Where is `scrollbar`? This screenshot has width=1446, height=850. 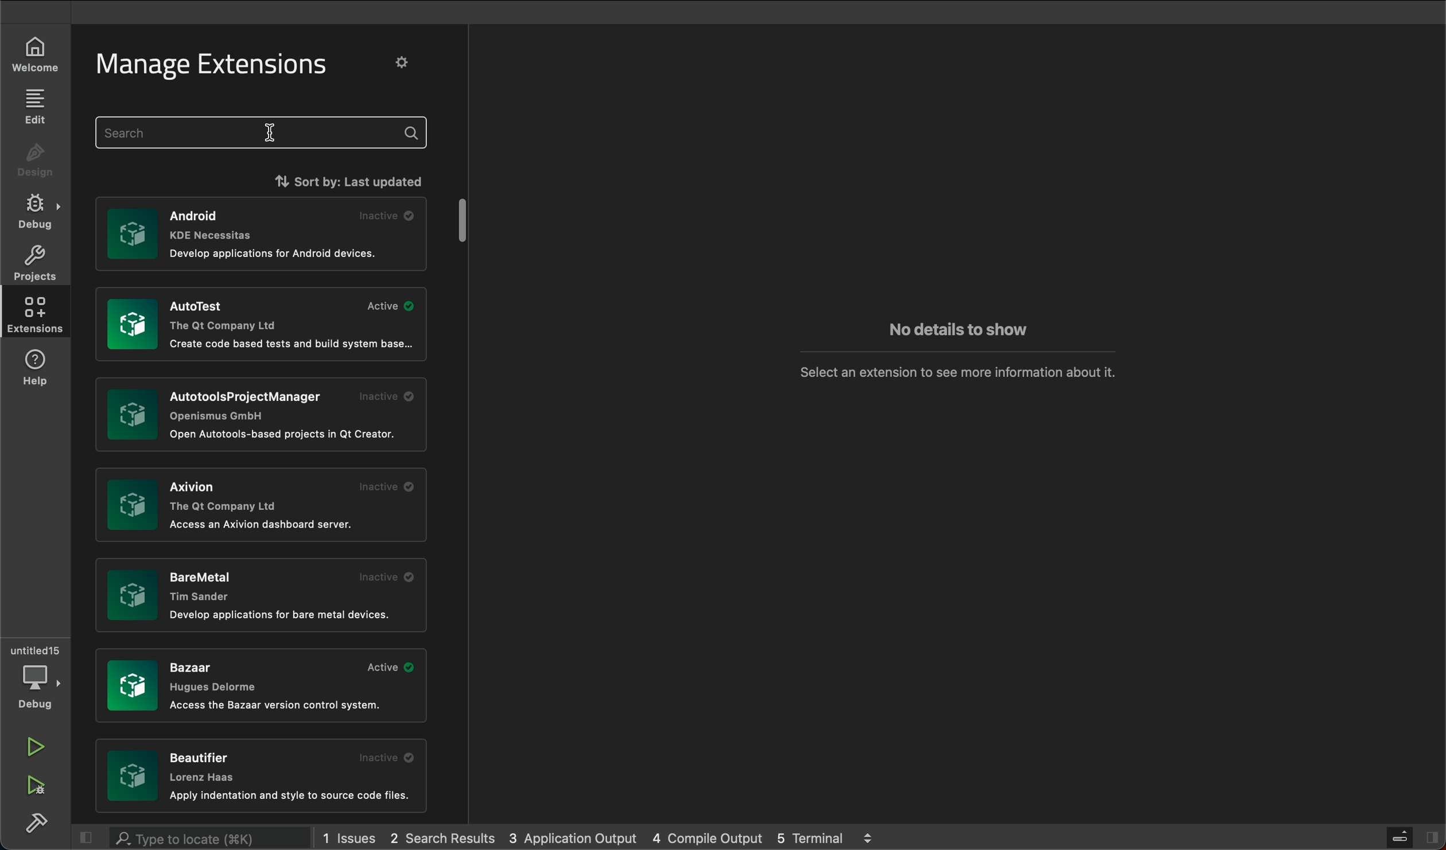 scrollbar is located at coordinates (464, 218).